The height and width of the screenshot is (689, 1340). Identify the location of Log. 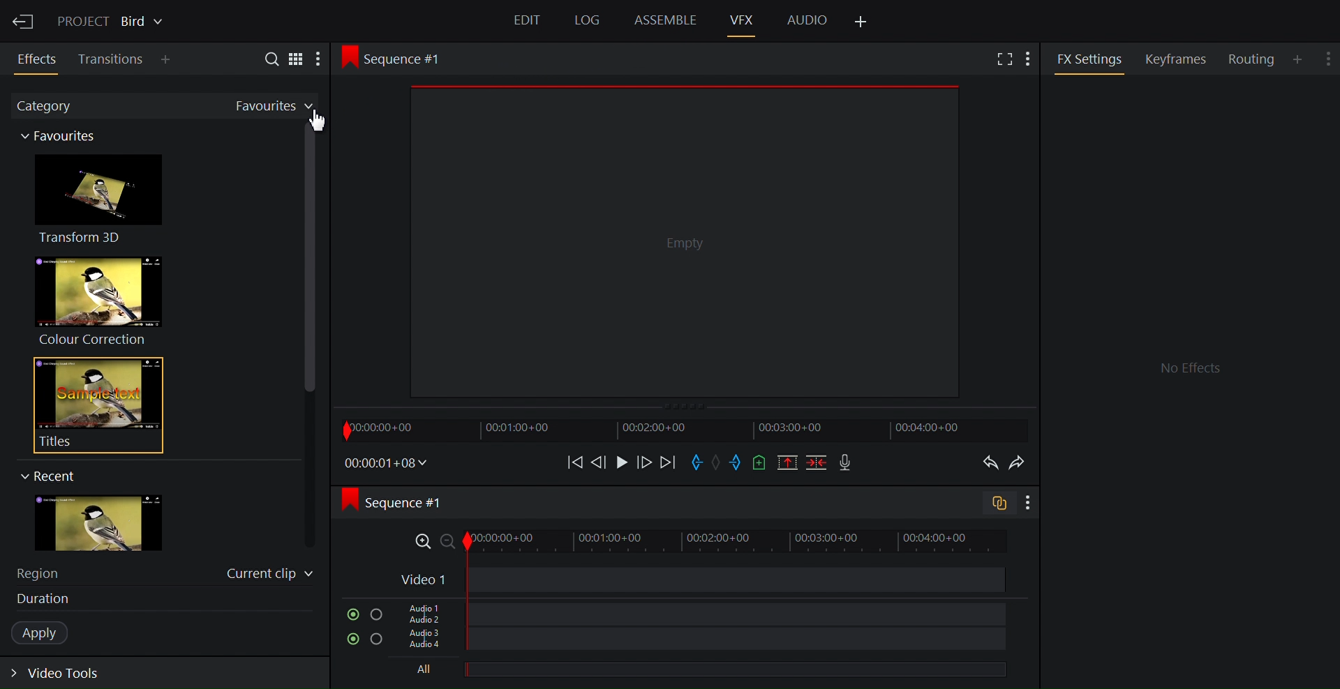
(585, 21).